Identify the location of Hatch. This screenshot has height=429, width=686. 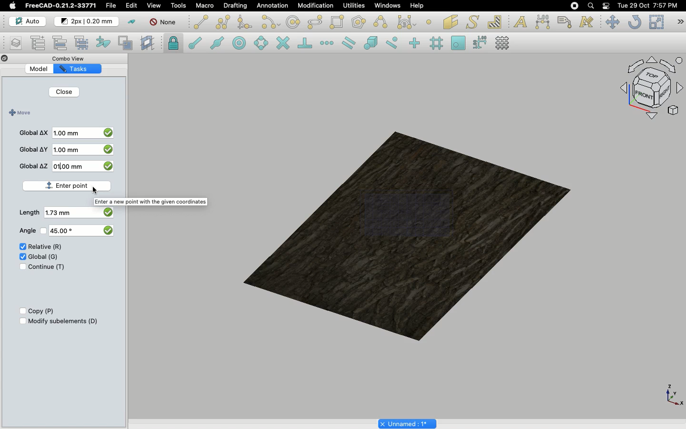
(495, 22).